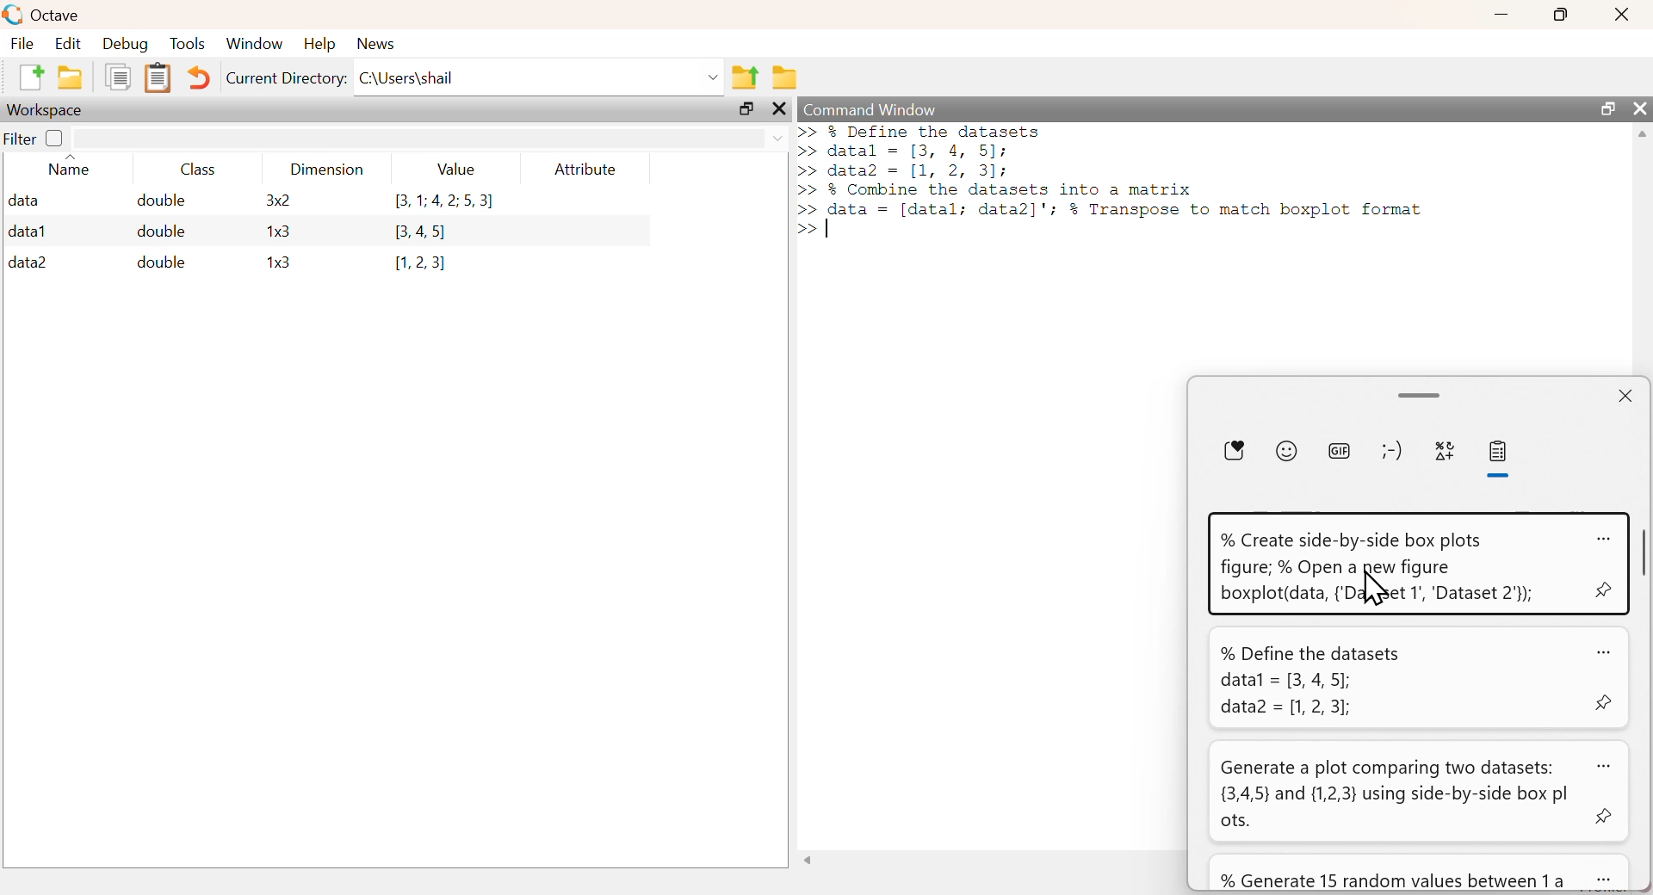 The image size is (1653, 895). Describe the element at coordinates (1562, 13) in the screenshot. I see `maximize` at that location.